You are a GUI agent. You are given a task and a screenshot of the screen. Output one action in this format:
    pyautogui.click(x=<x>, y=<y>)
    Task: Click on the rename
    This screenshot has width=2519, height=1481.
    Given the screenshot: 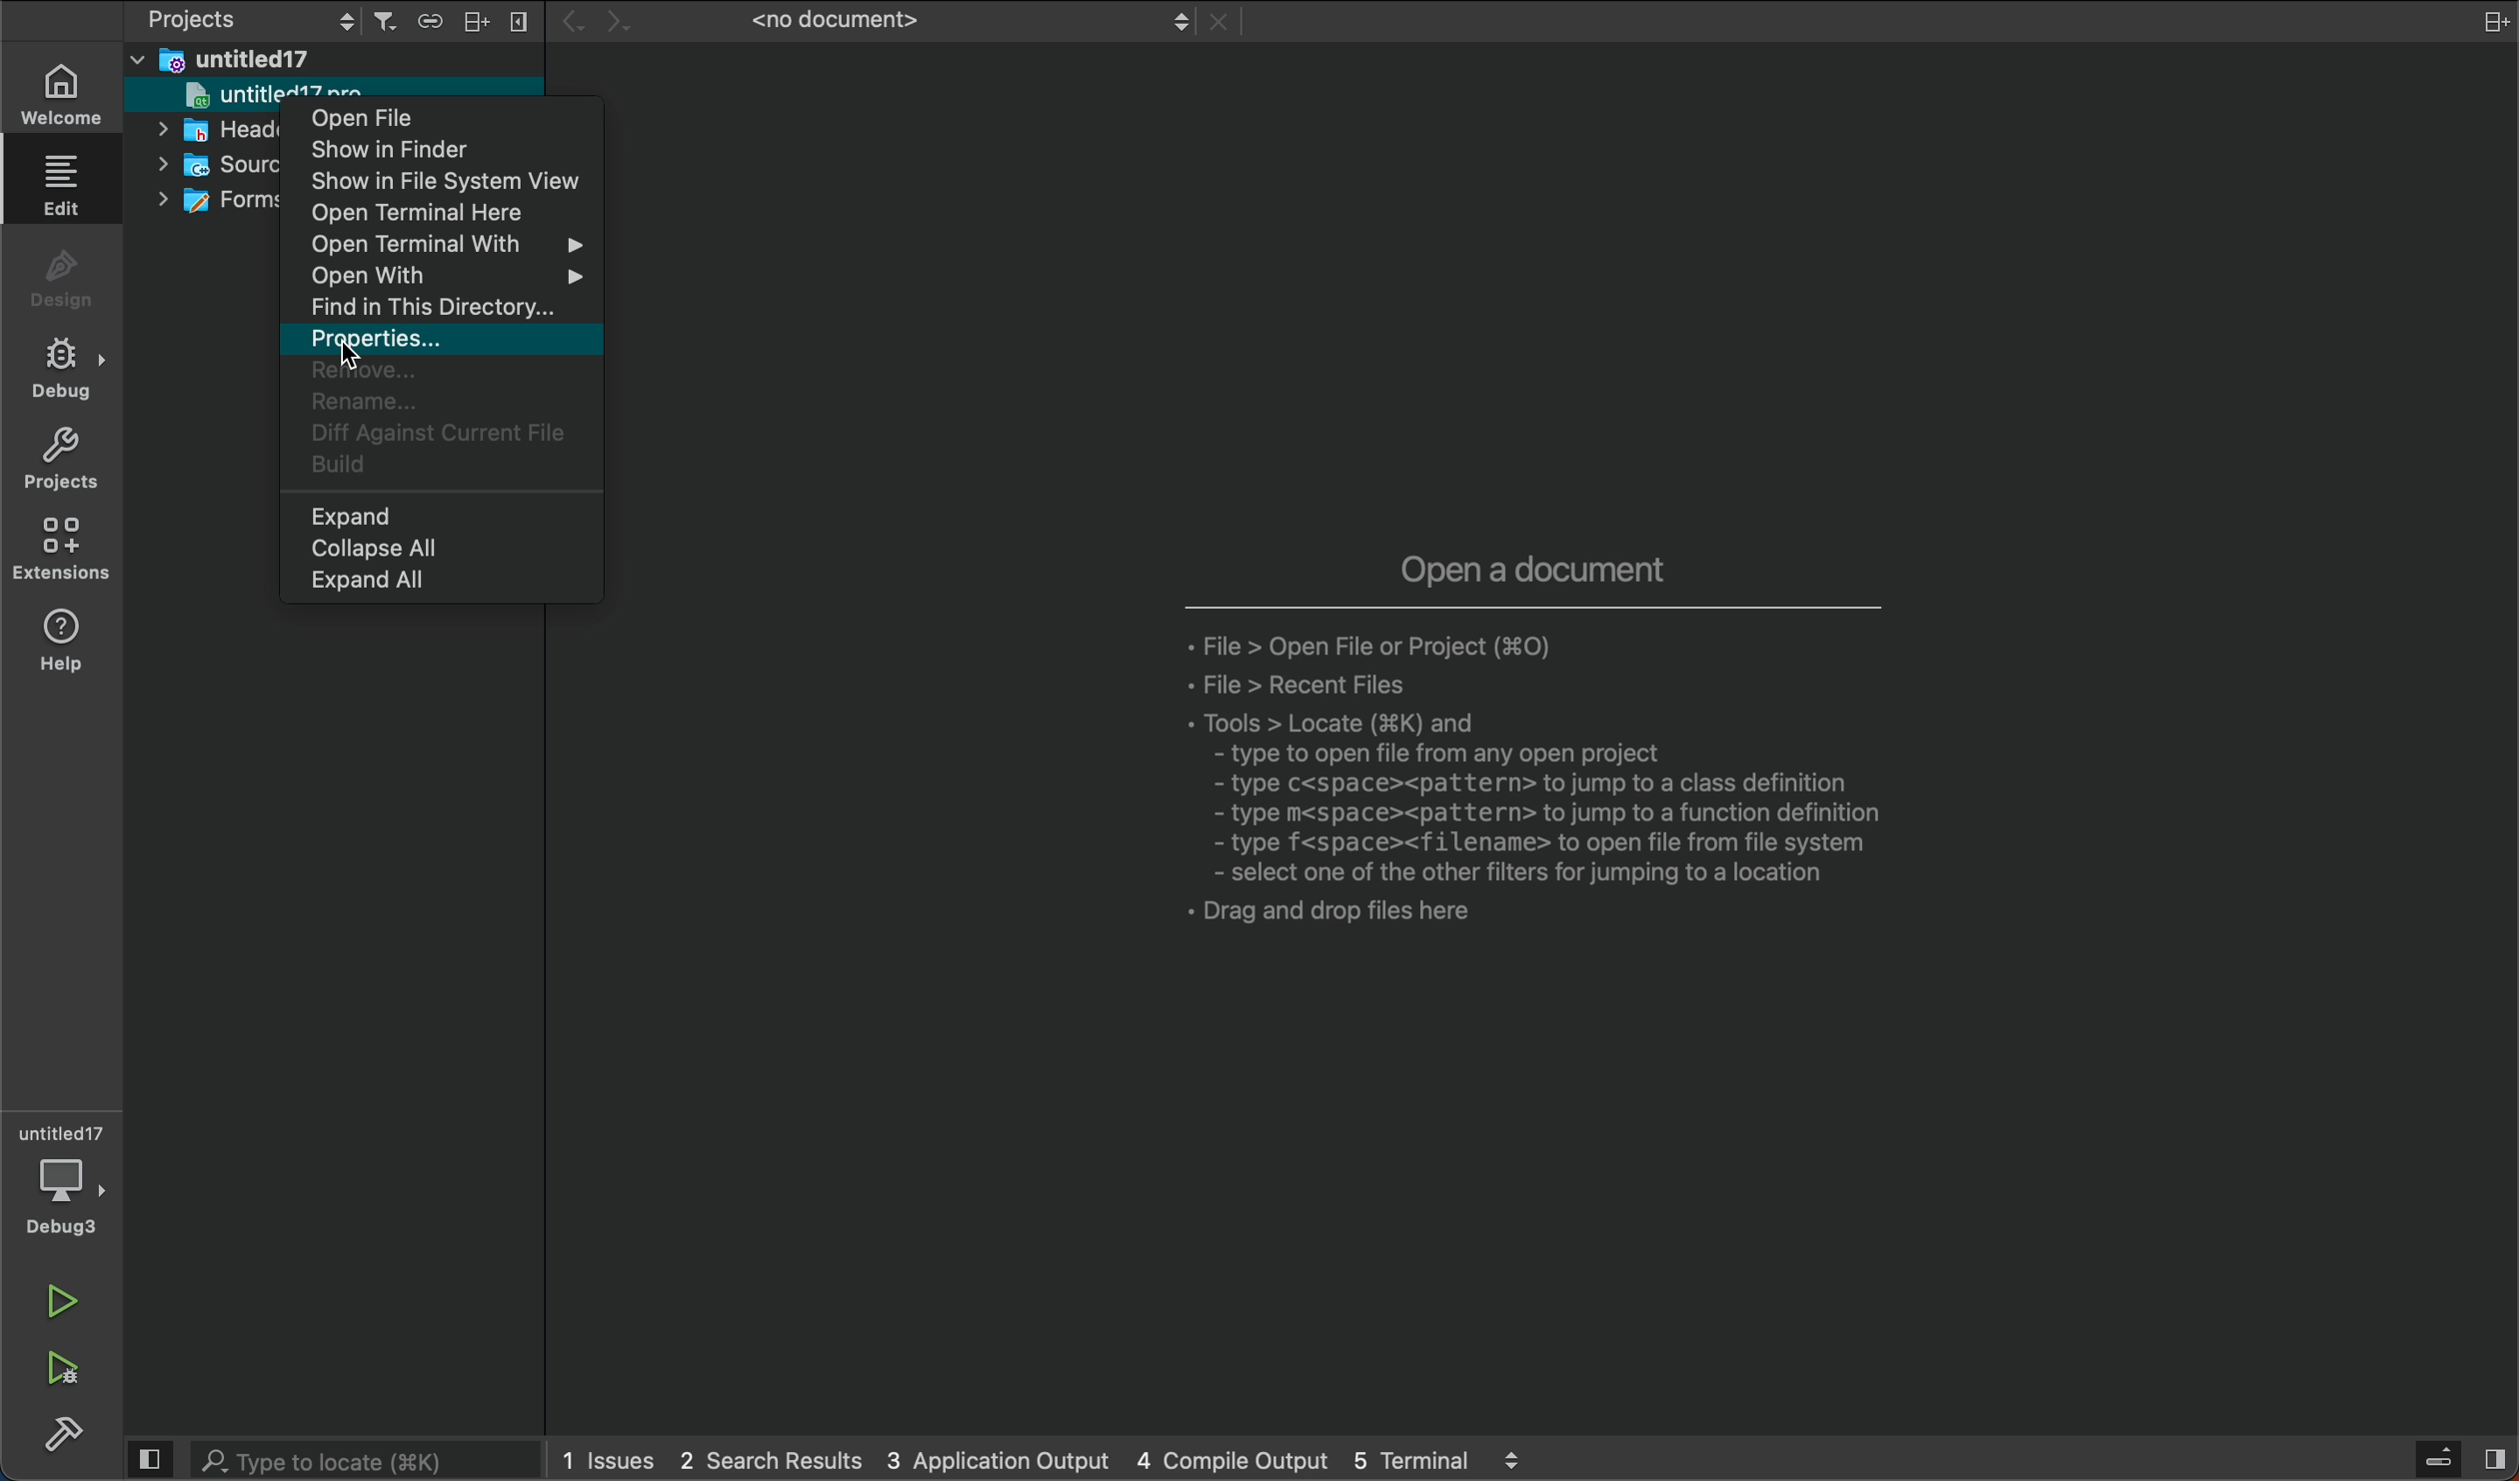 What is the action you would take?
    pyautogui.click(x=441, y=401)
    